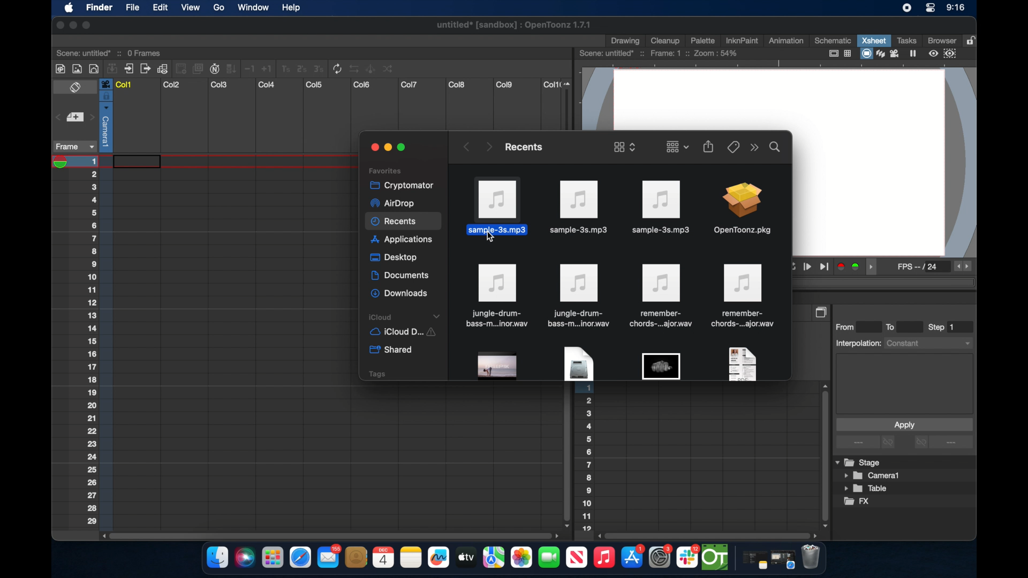 The image size is (1028, 578). What do you see at coordinates (578, 364) in the screenshot?
I see `obscure icon` at bounding box center [578, 364].